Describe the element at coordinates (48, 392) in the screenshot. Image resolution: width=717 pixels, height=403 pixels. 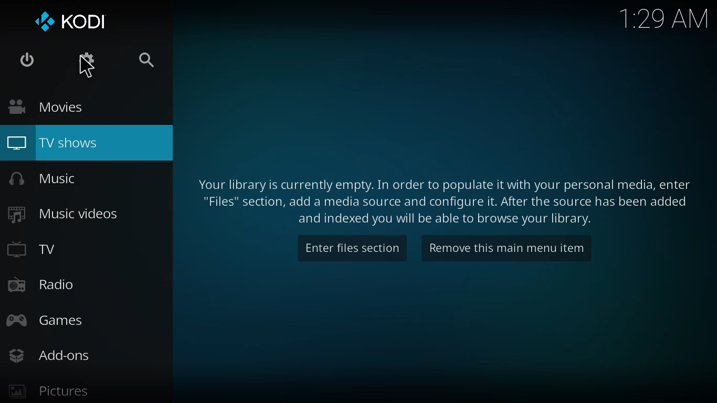
I see `pictures` at that location.